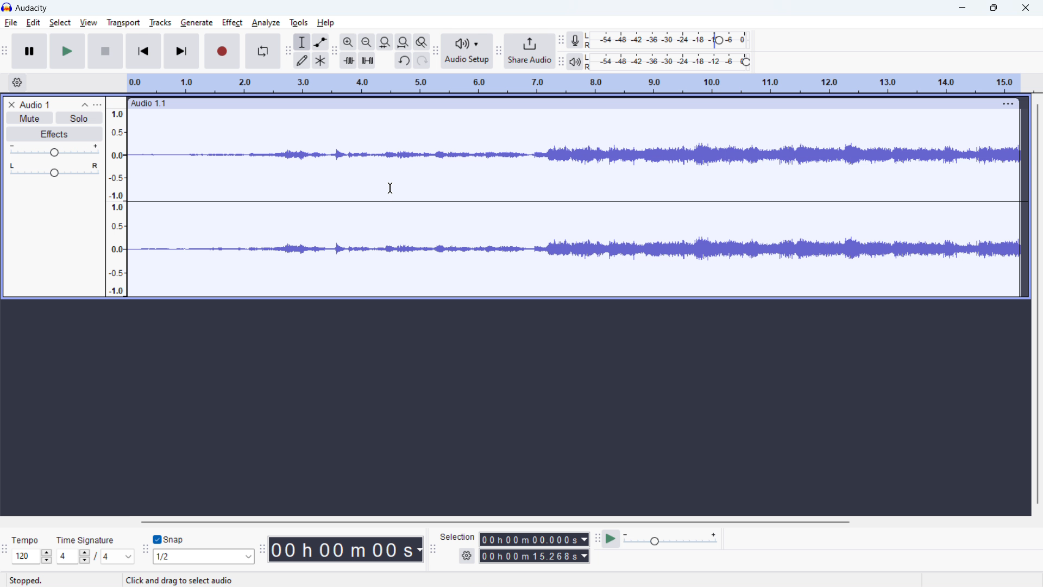 This screenshot has width=1043, height=587. What do you see at coordinates (422, 60) in the screenshot?
I see `redo` at bounding box center [422, 60].